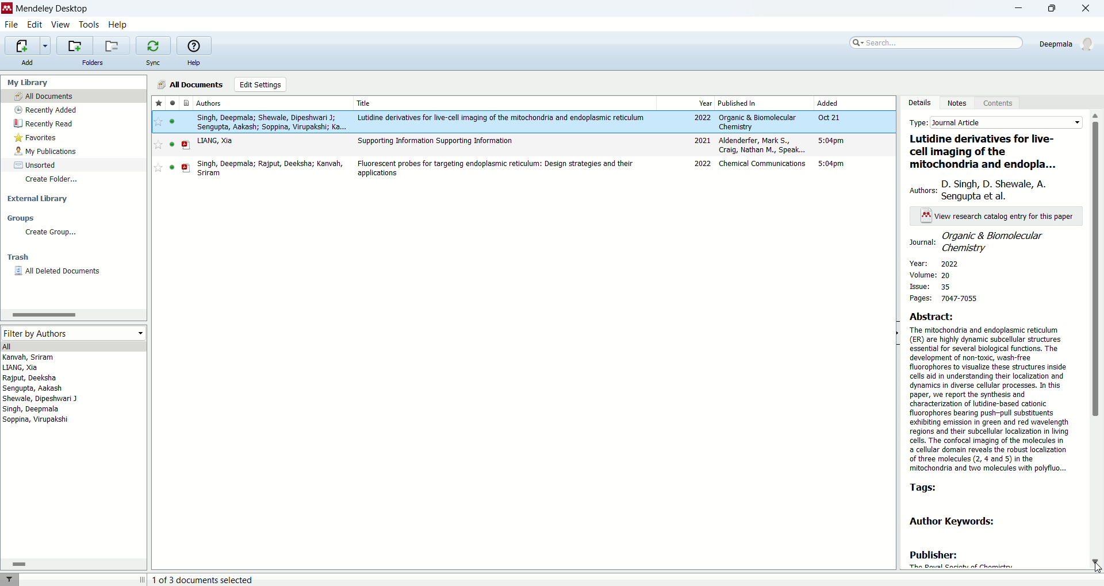  I want to click on soppina, virupakshi, so click(36, 419).